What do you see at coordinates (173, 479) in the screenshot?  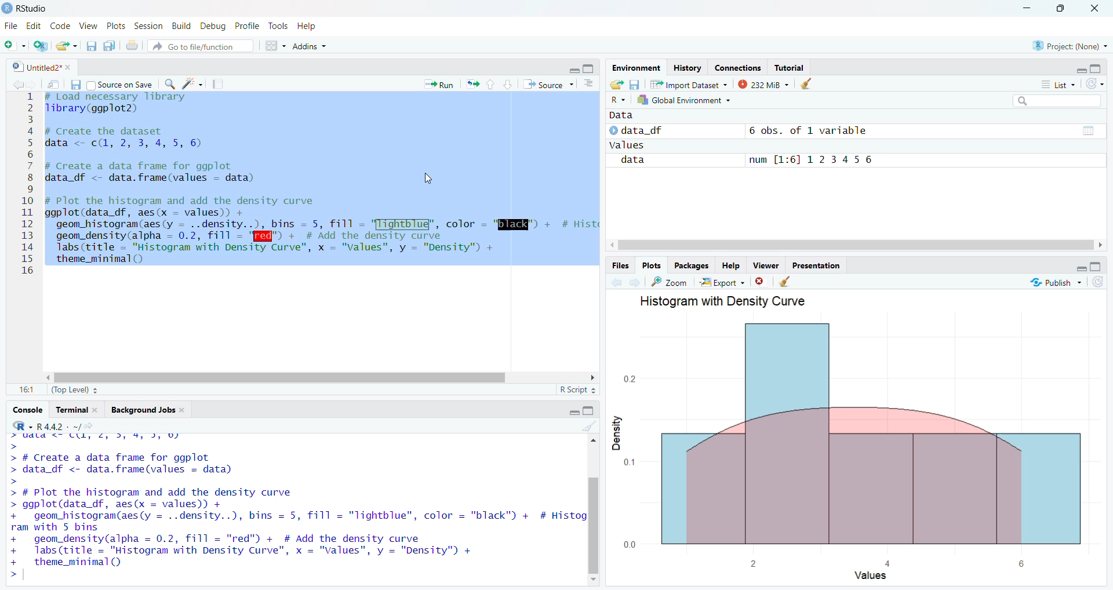 I see `# Create a data frame for ggplotdata_df <- data.frame(values = data)# Plot the histogram and add the density curveggplot(data_df, aes(x = values)) +` at bounding box center [173, 479].